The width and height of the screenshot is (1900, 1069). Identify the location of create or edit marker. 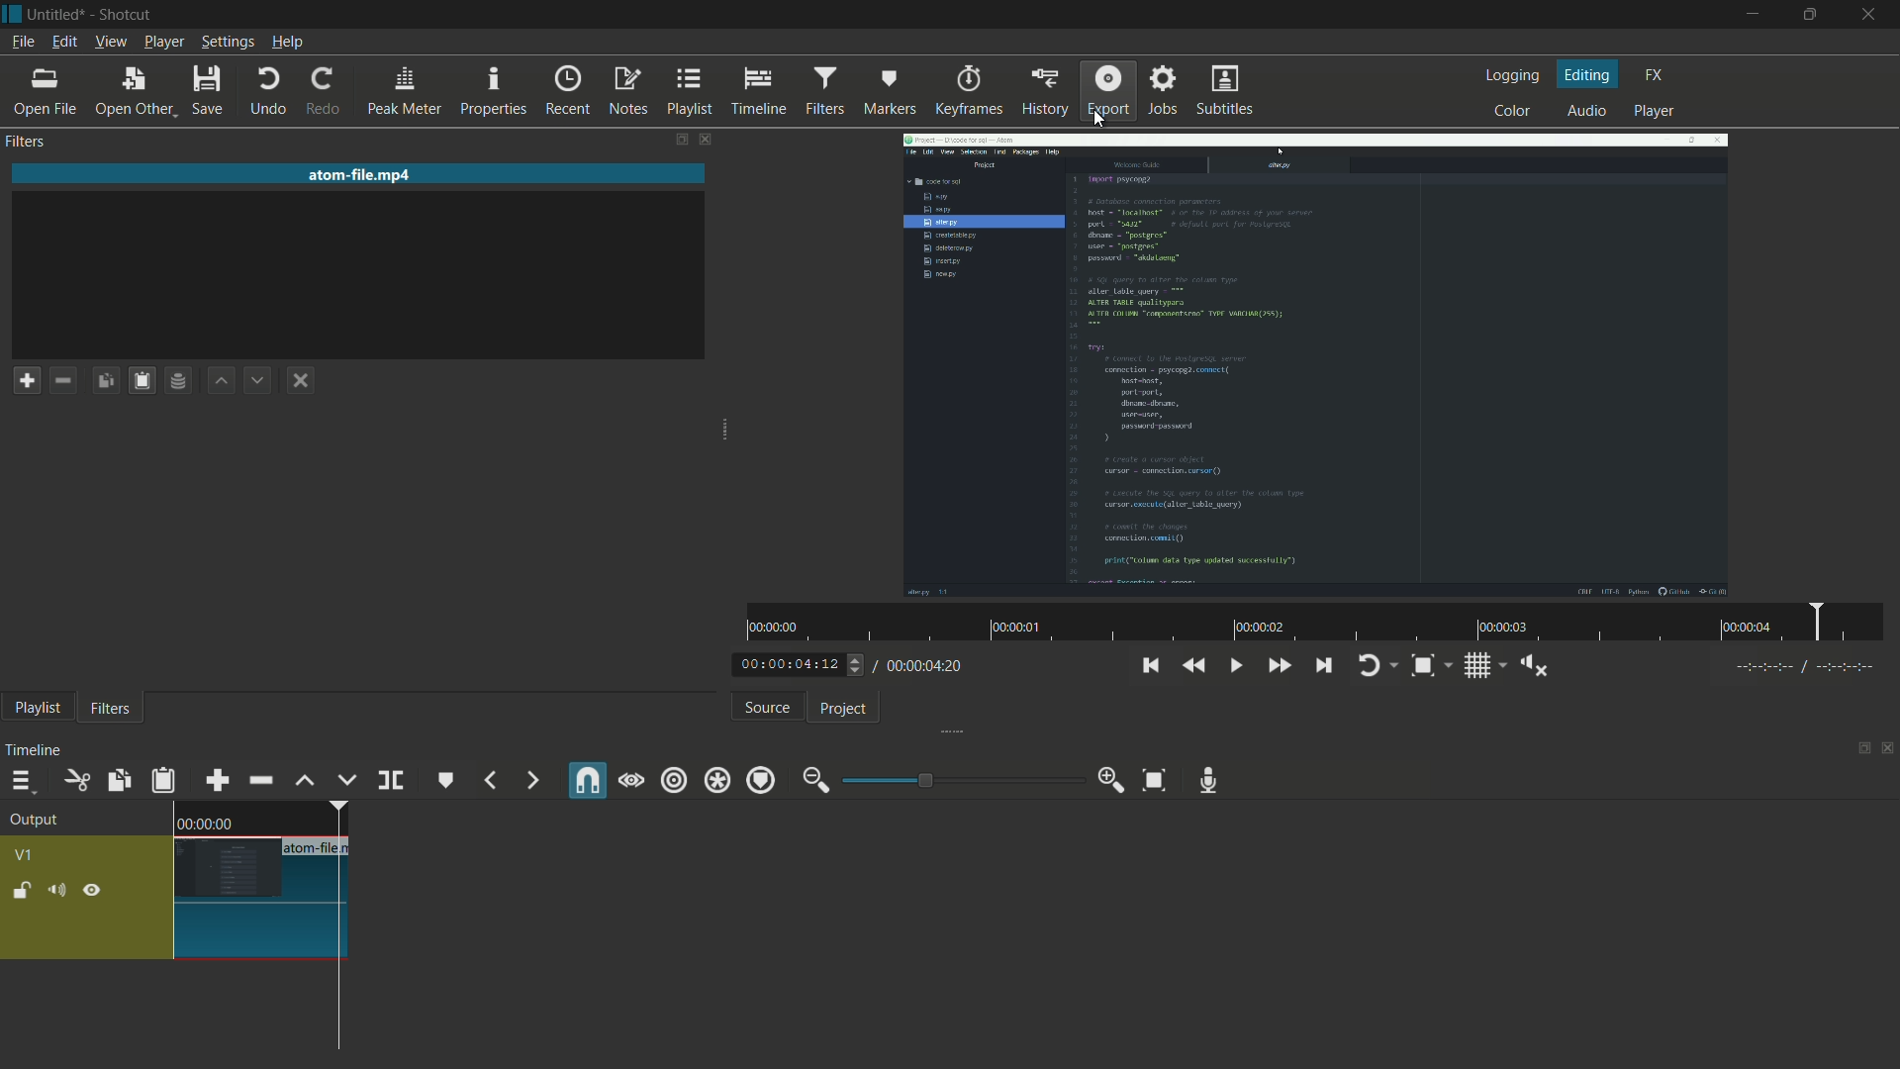
(443, 782).